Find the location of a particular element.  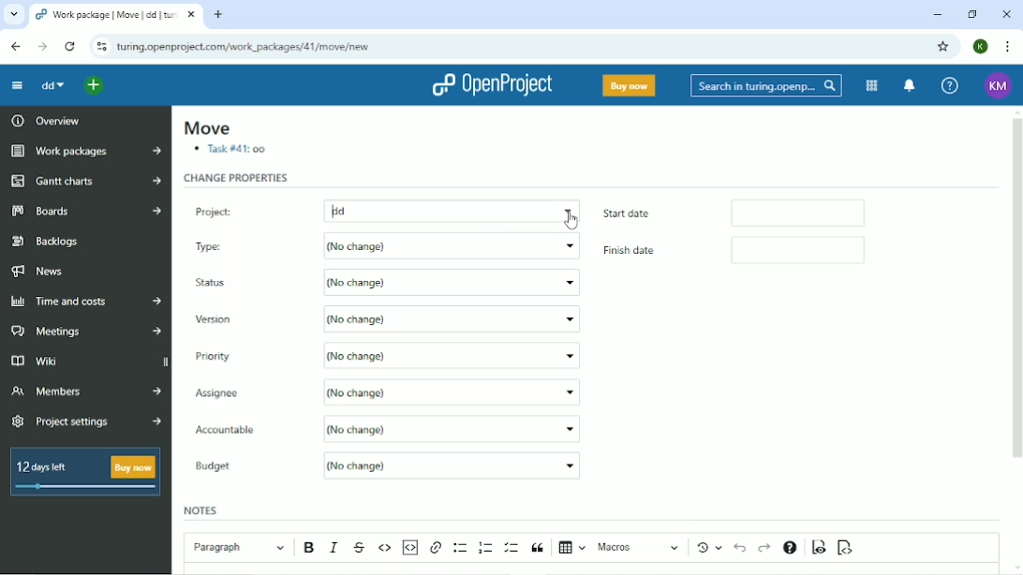

Text formatting help is located at coordinates (790, 549).